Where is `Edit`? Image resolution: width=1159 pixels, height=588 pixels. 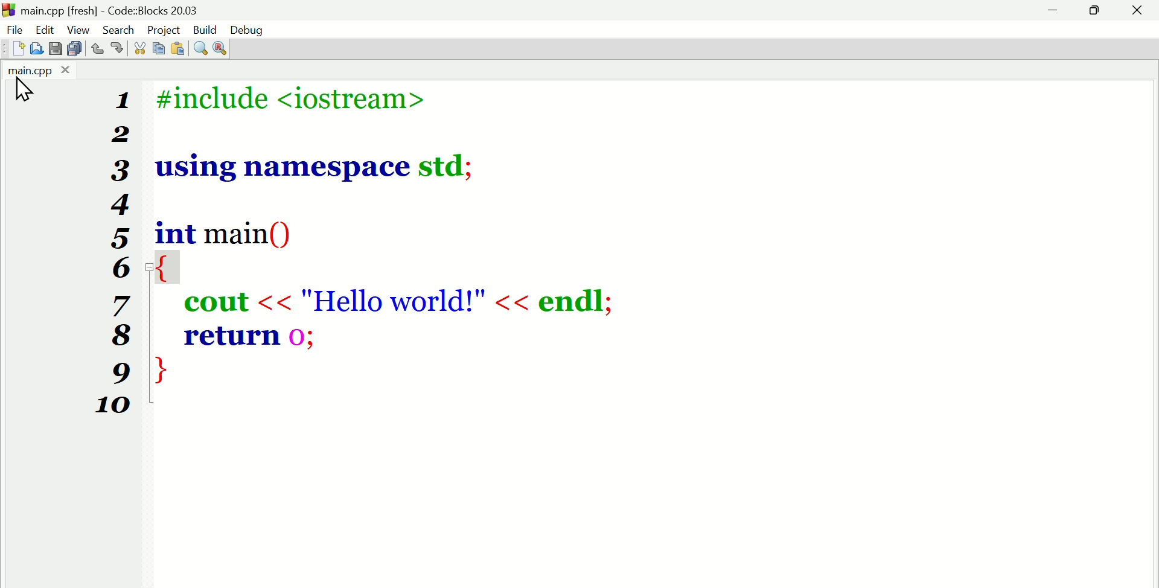 Edit is located at coordinates (46, 30).